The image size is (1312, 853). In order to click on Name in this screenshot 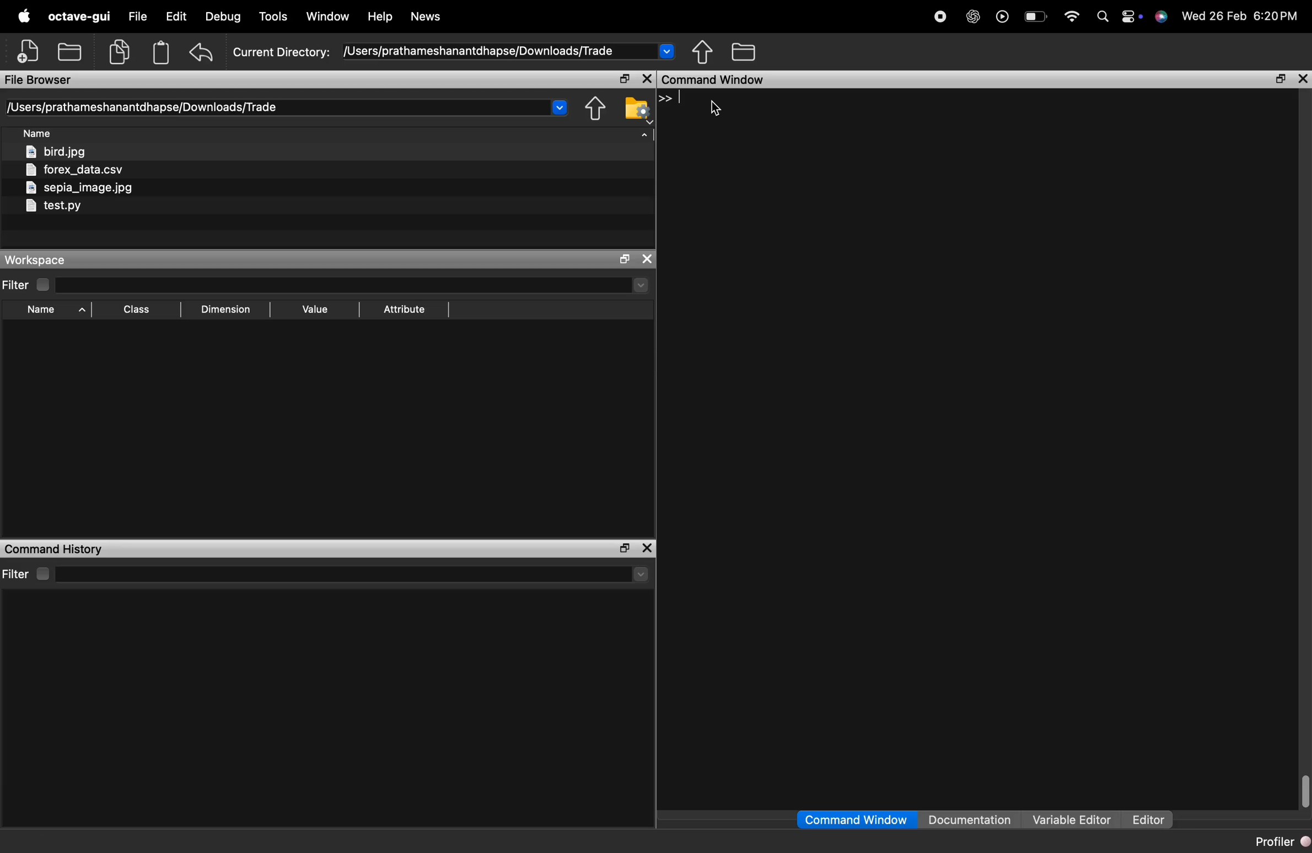, I will do `click(39, 134)`.